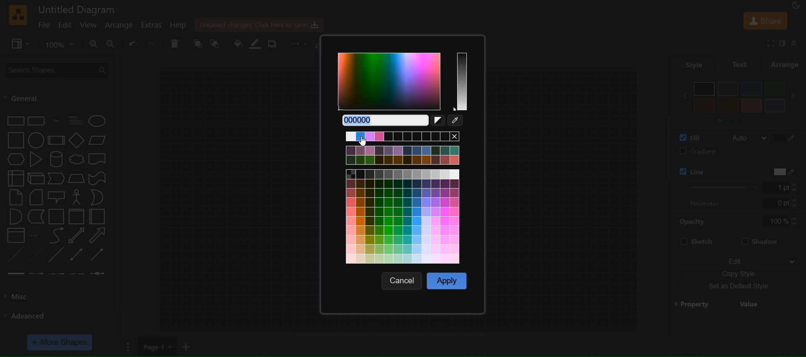  Describe the element at coordinates (21, 44) in the screenshot. I see `view` at that location.